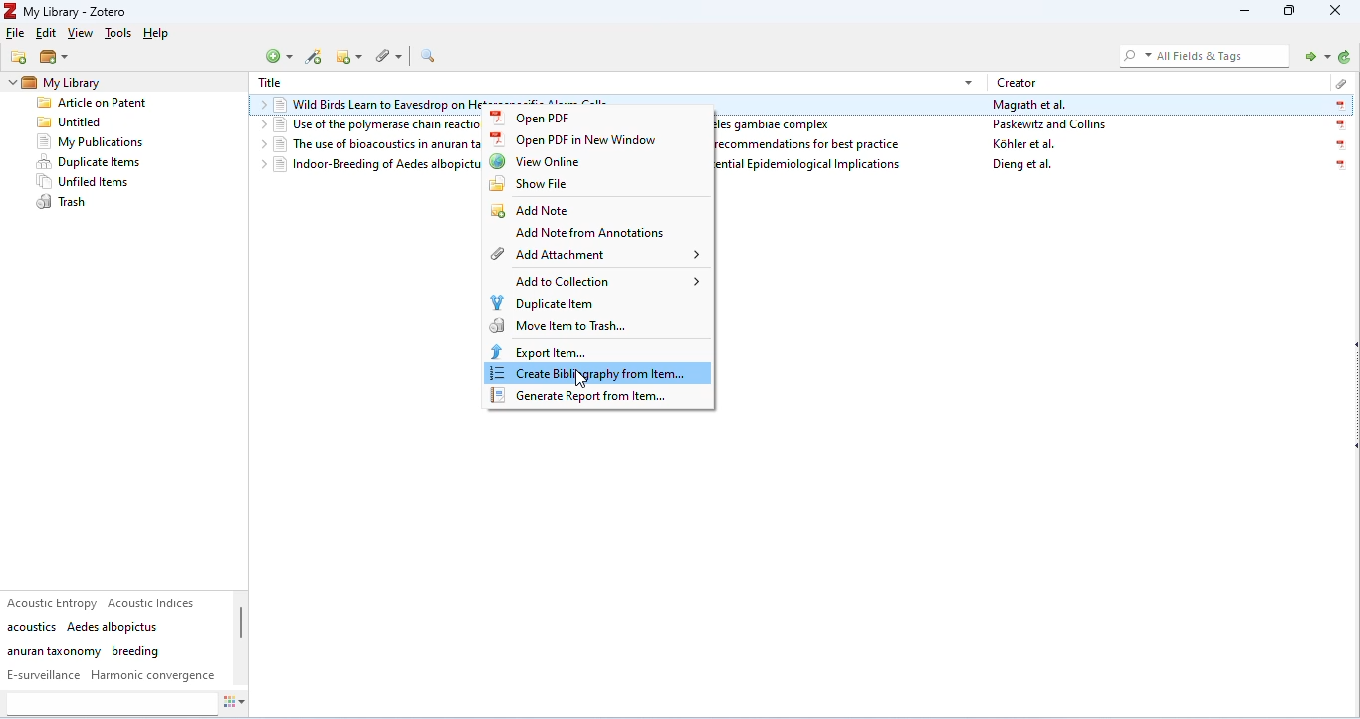 The width and height of the screenshot is (1360, 719). Describe the element at coordinates (1025, 144) in the screenshot. I see `Köhler et al.` at that location.